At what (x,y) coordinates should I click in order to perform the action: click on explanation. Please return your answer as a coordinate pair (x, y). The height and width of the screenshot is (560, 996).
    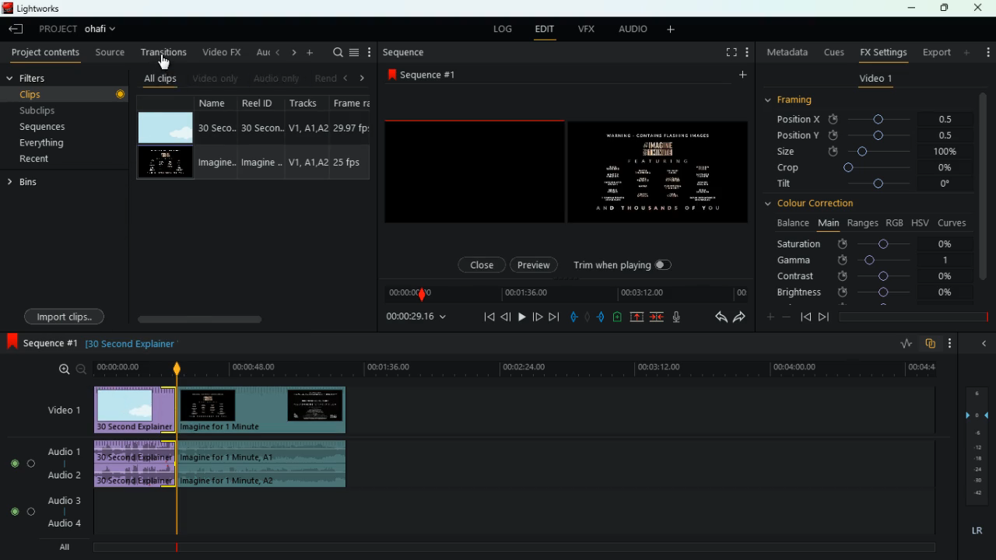
    Looking at the image, I should click on (136, 343).